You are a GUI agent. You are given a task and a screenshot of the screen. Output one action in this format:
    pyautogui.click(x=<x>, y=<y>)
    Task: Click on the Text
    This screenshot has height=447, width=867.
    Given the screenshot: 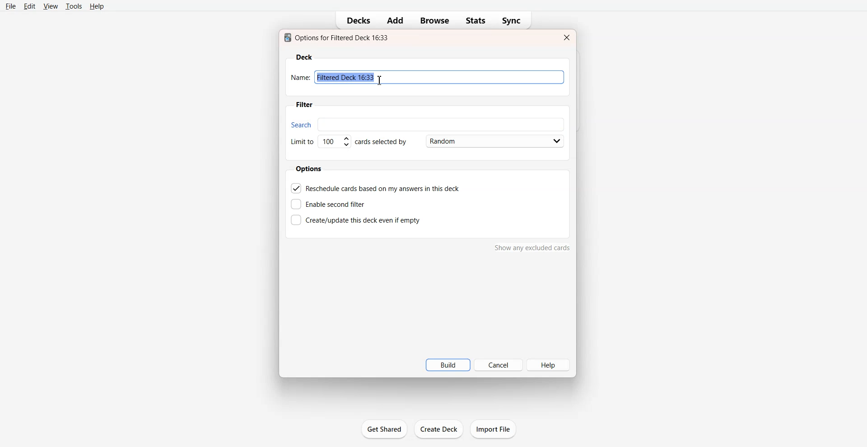 What is the action you would take?
    pyautogui.click(x=338, y=37)
    